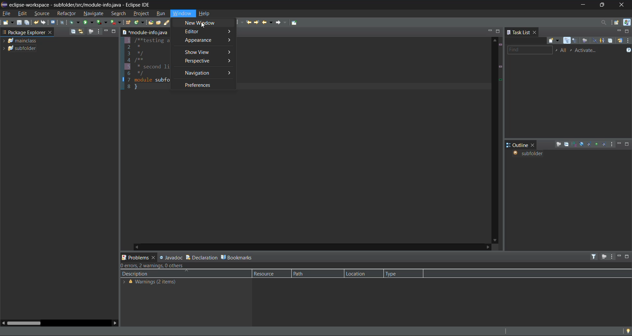  I want to click on hide static fields and methods, so click(589, 144).